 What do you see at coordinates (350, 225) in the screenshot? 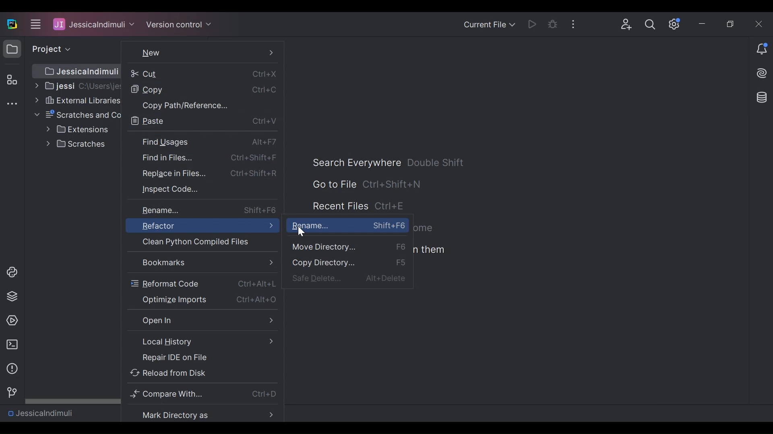
I see `Rename` at bounding box center [350, 225].